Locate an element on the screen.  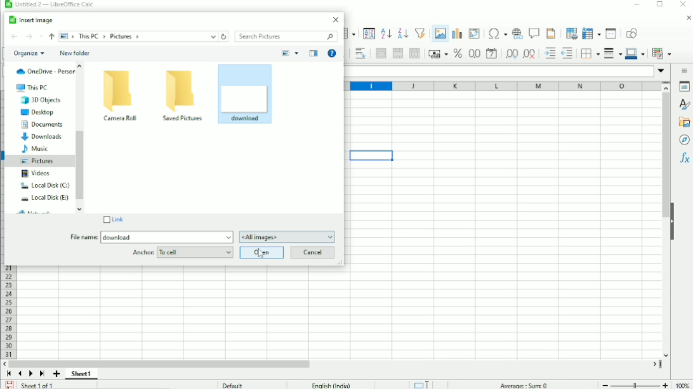
3D Objects is located at coordinates (40, 100).